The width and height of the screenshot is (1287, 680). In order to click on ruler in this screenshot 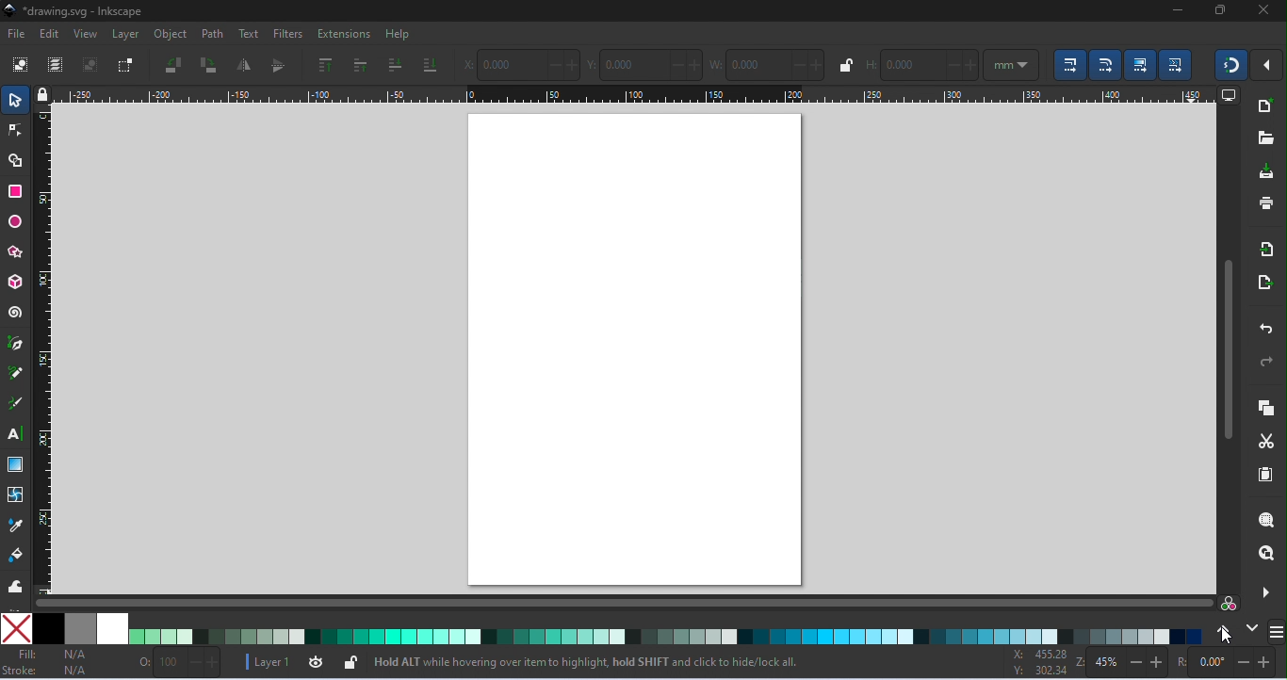, I will do `click(638, 95)`.